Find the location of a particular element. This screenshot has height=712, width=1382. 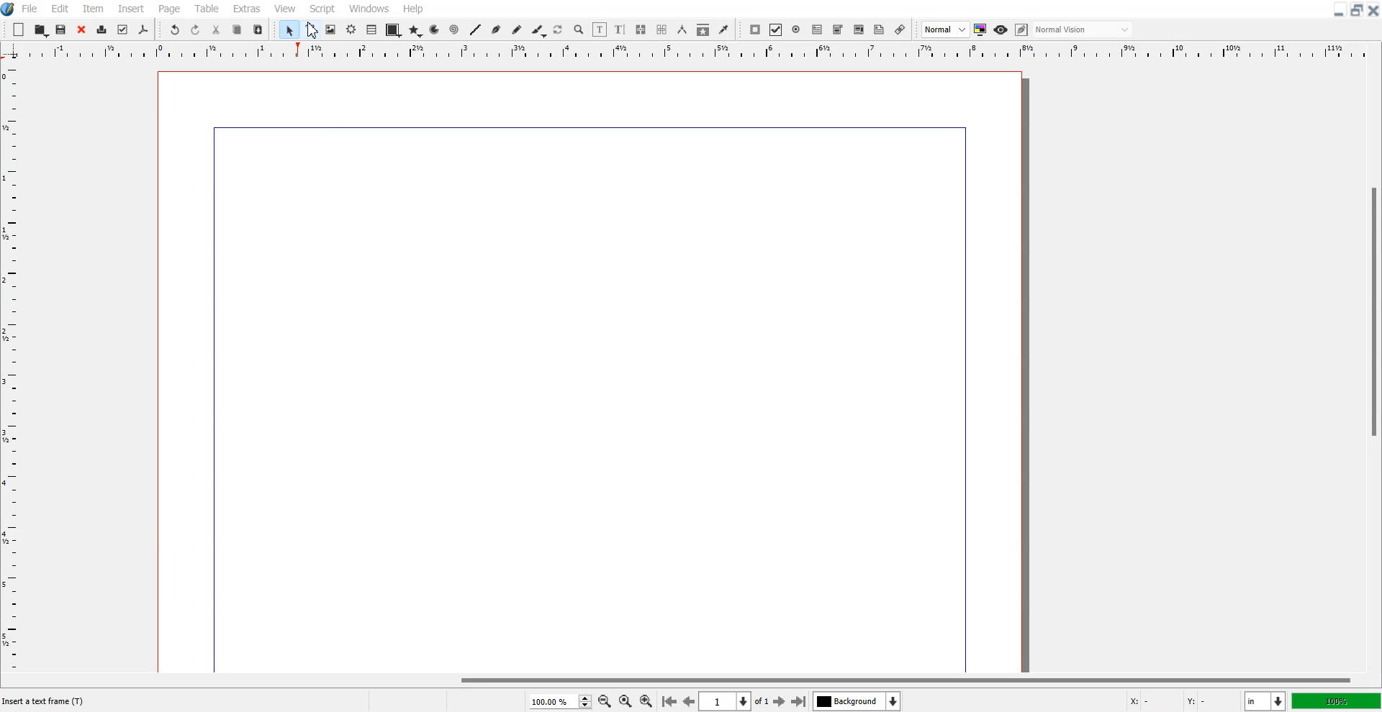

Extras is located at coordinates (247, 8).